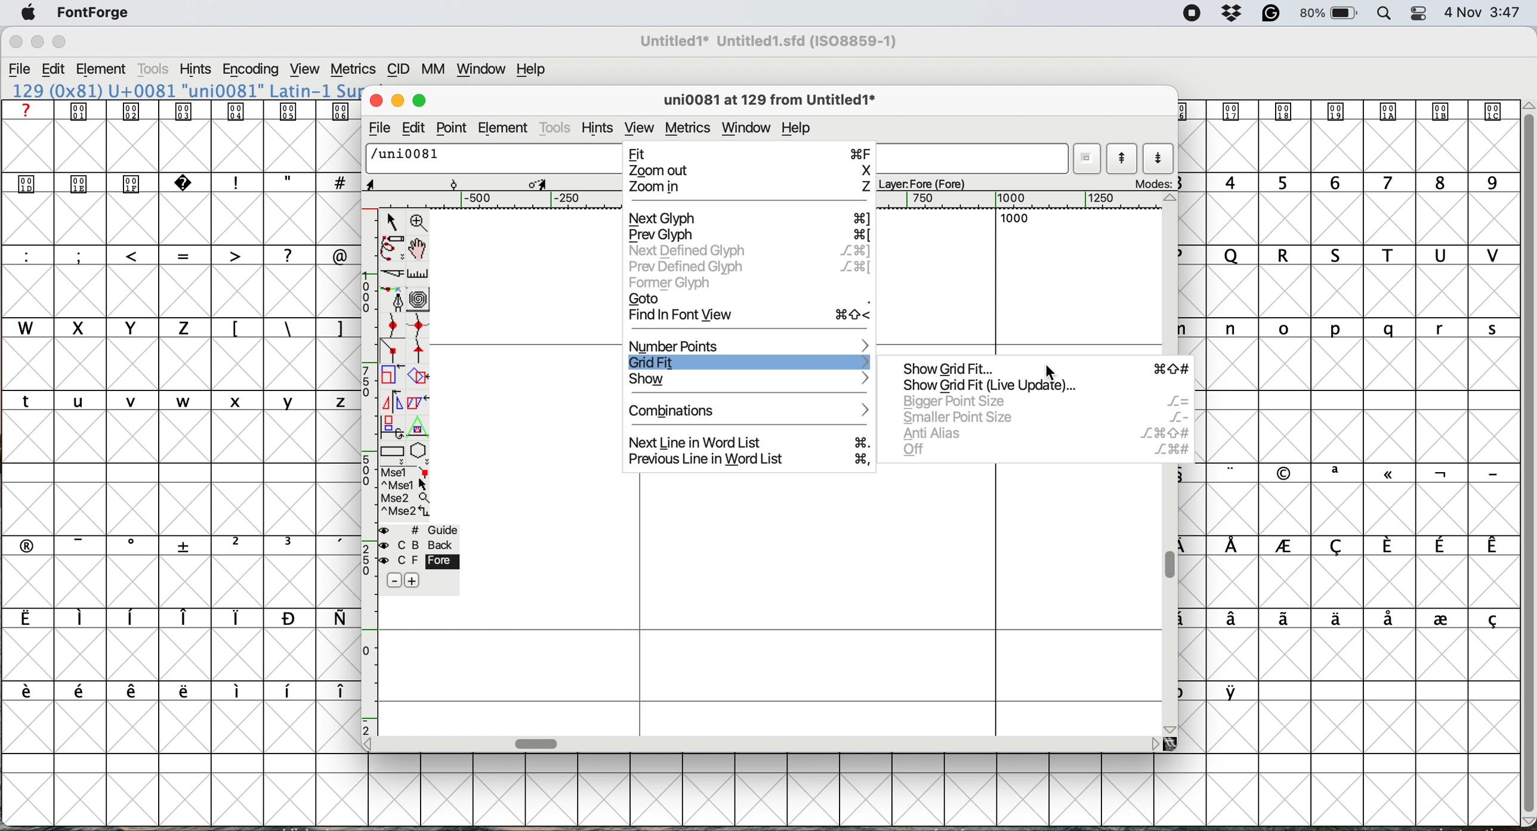 The height and width of the screenshot is (831, 1537). What do you see at coordinates (959, 370) in the screenshot?
I see `show grid fit` at bounding box center [959, 370].